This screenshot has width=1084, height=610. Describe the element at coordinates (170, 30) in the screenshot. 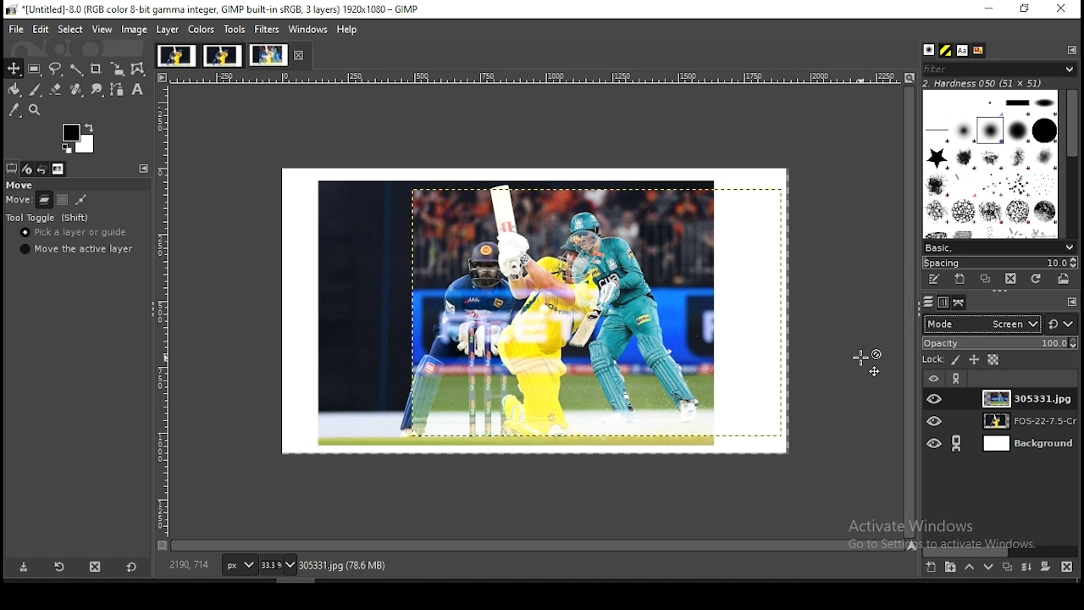

I see `layer` at that location.